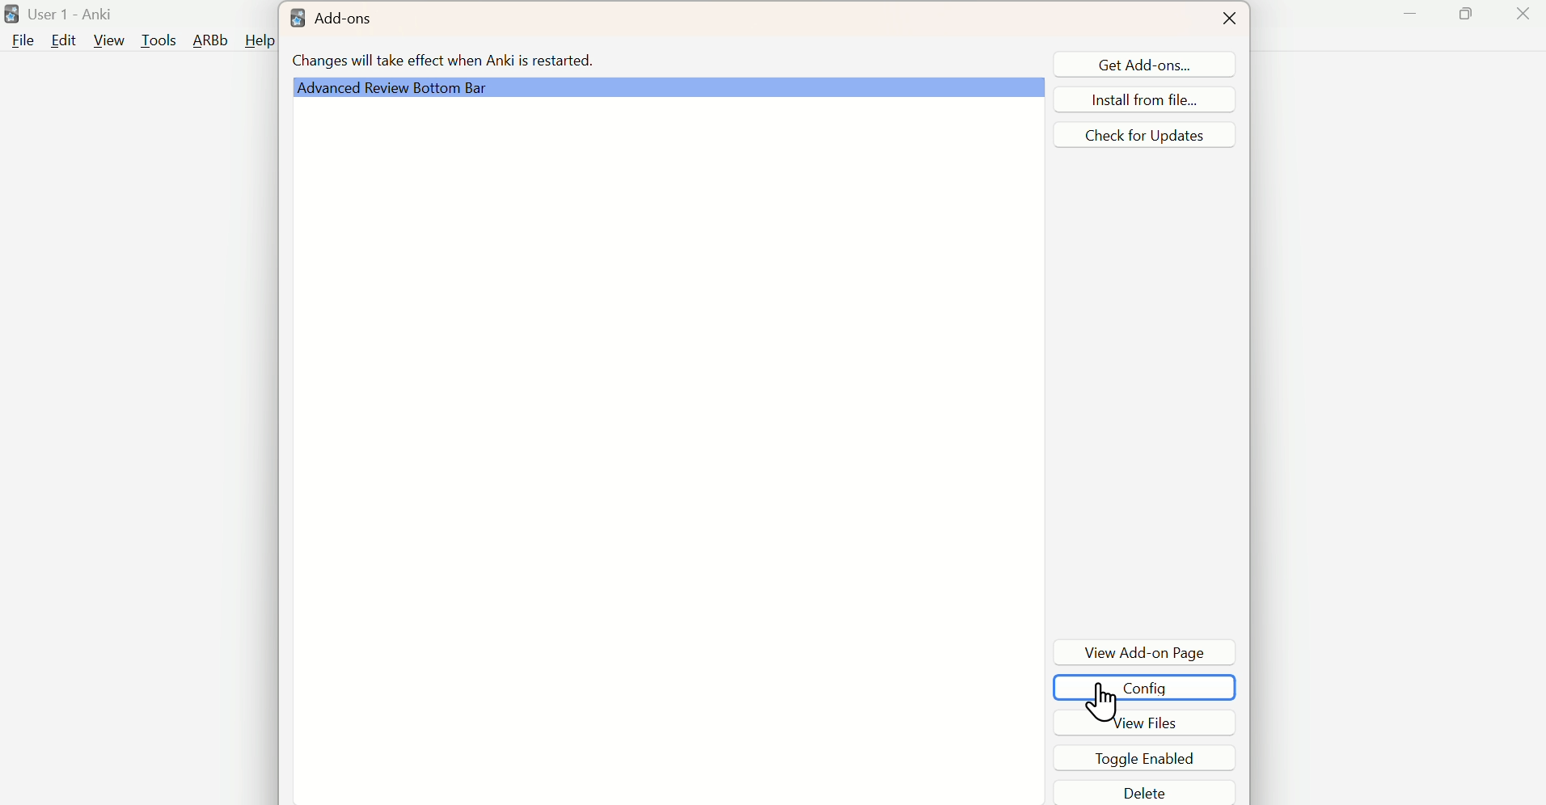 The image size is (1546, 805). I want to click on User 1 - Anki, so click(72, 15).